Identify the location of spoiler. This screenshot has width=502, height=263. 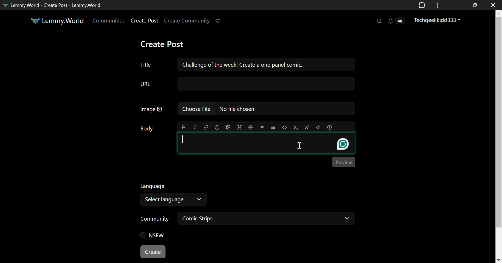
(317, 127).